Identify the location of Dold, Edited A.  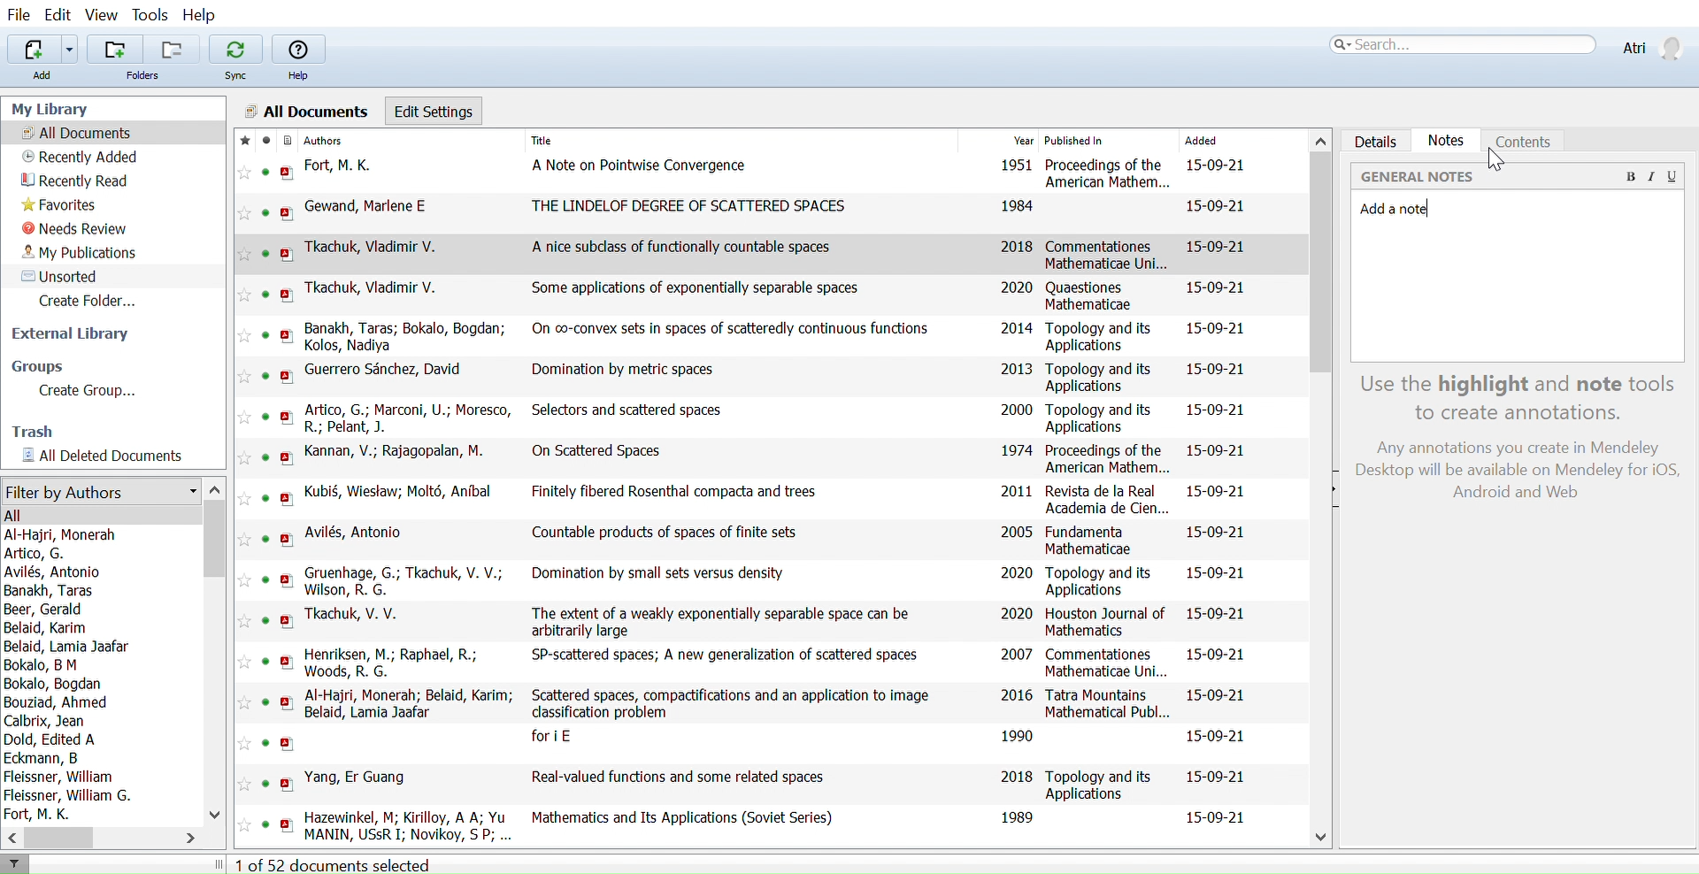
(52, 739).